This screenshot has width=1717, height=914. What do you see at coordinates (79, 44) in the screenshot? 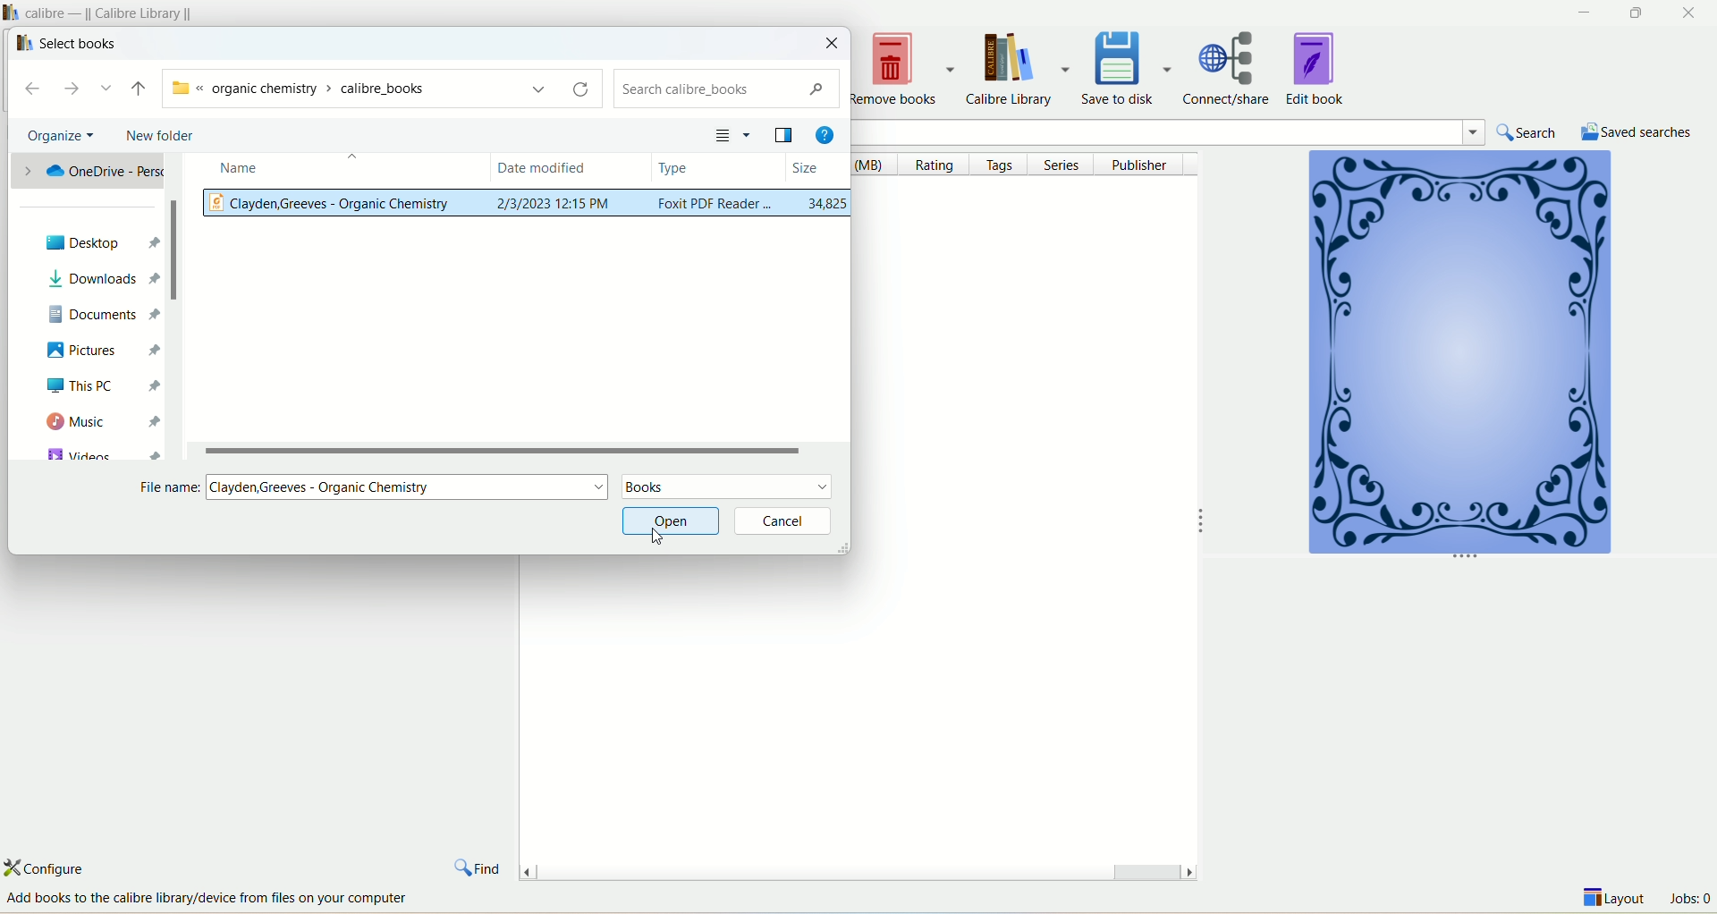
I see `select book` at bounding box center [79, 44].